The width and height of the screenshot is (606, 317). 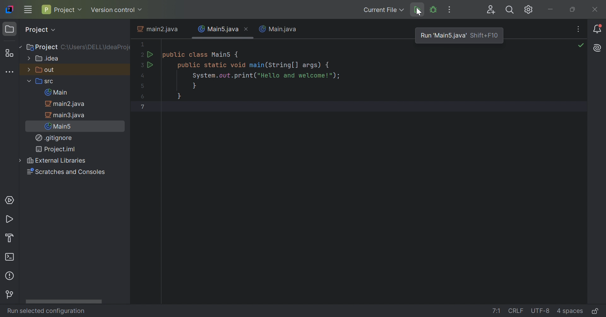 I want to click on Scroll bar, so click(x=63, y=302).